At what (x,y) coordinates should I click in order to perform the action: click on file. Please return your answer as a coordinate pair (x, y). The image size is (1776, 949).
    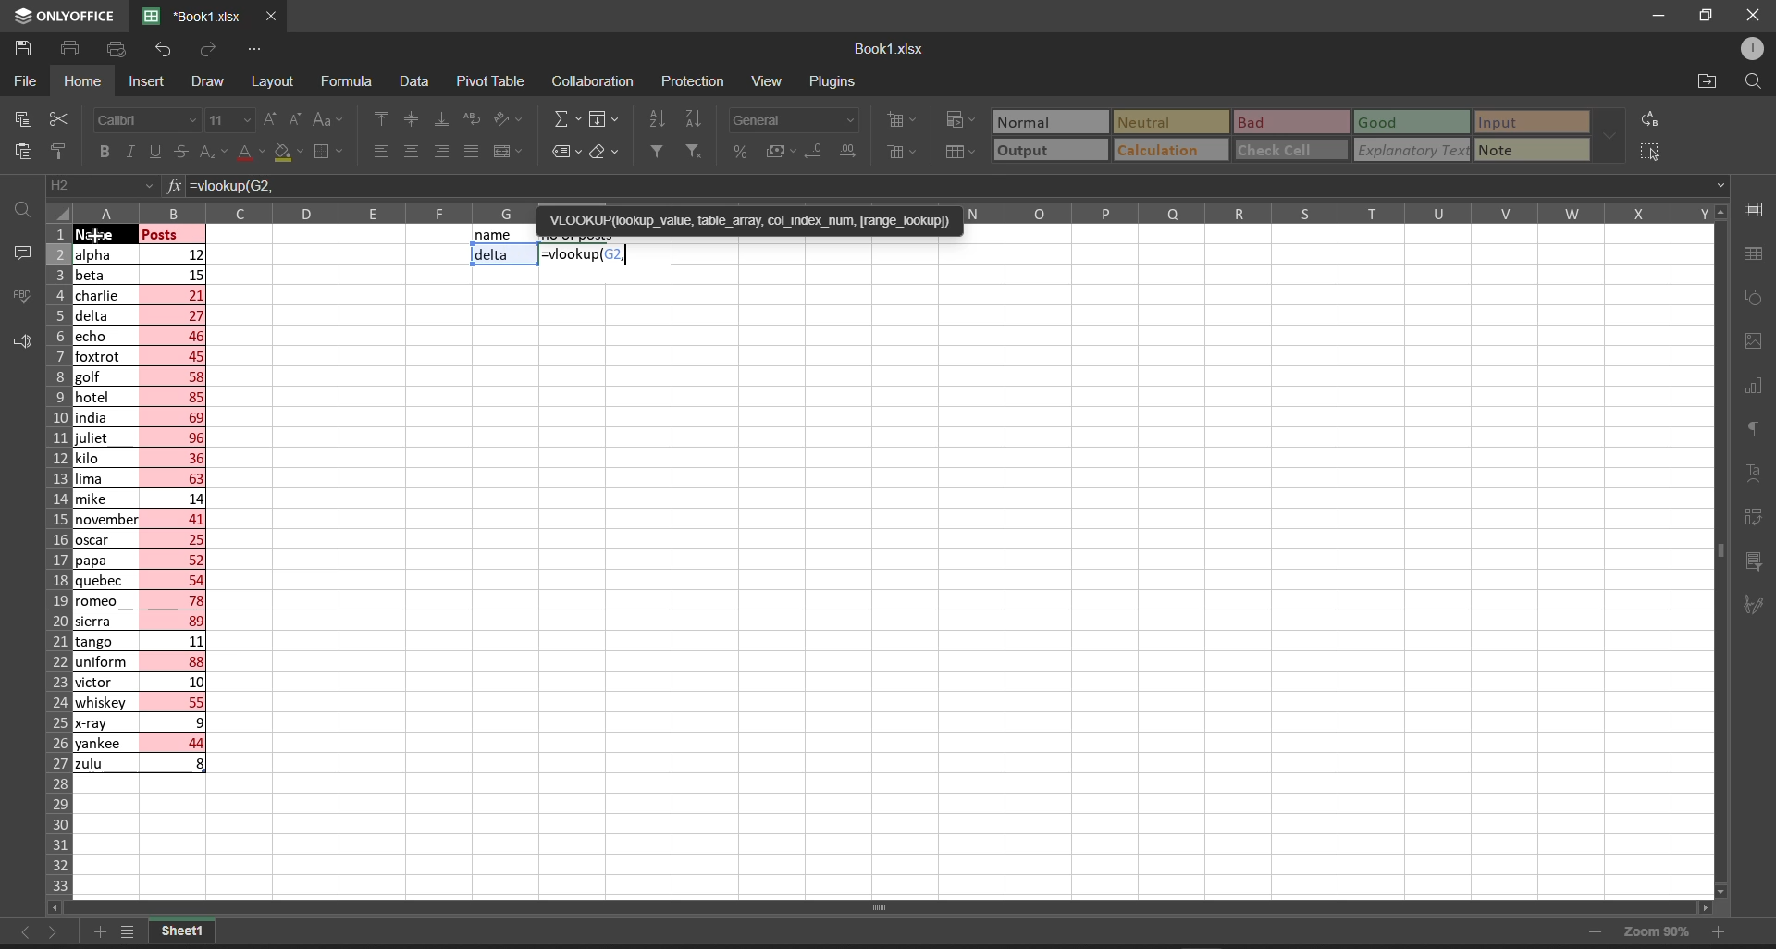
    Looking at the image, I should click on (27, 80).